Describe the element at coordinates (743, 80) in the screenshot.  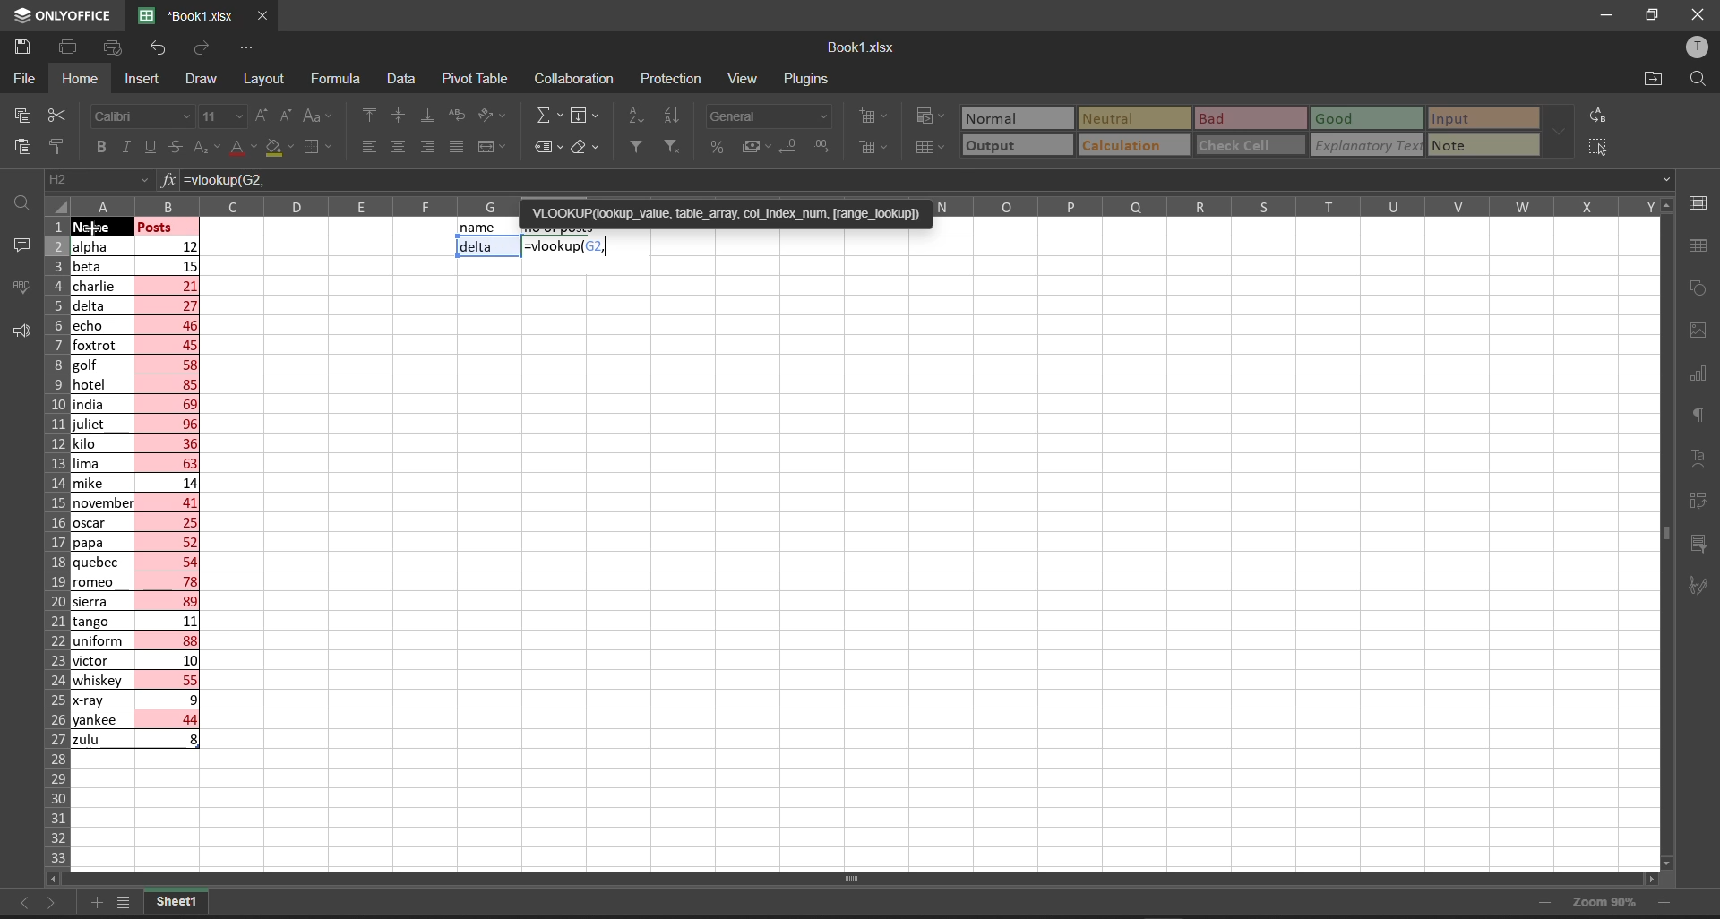
I see `view` at that location.